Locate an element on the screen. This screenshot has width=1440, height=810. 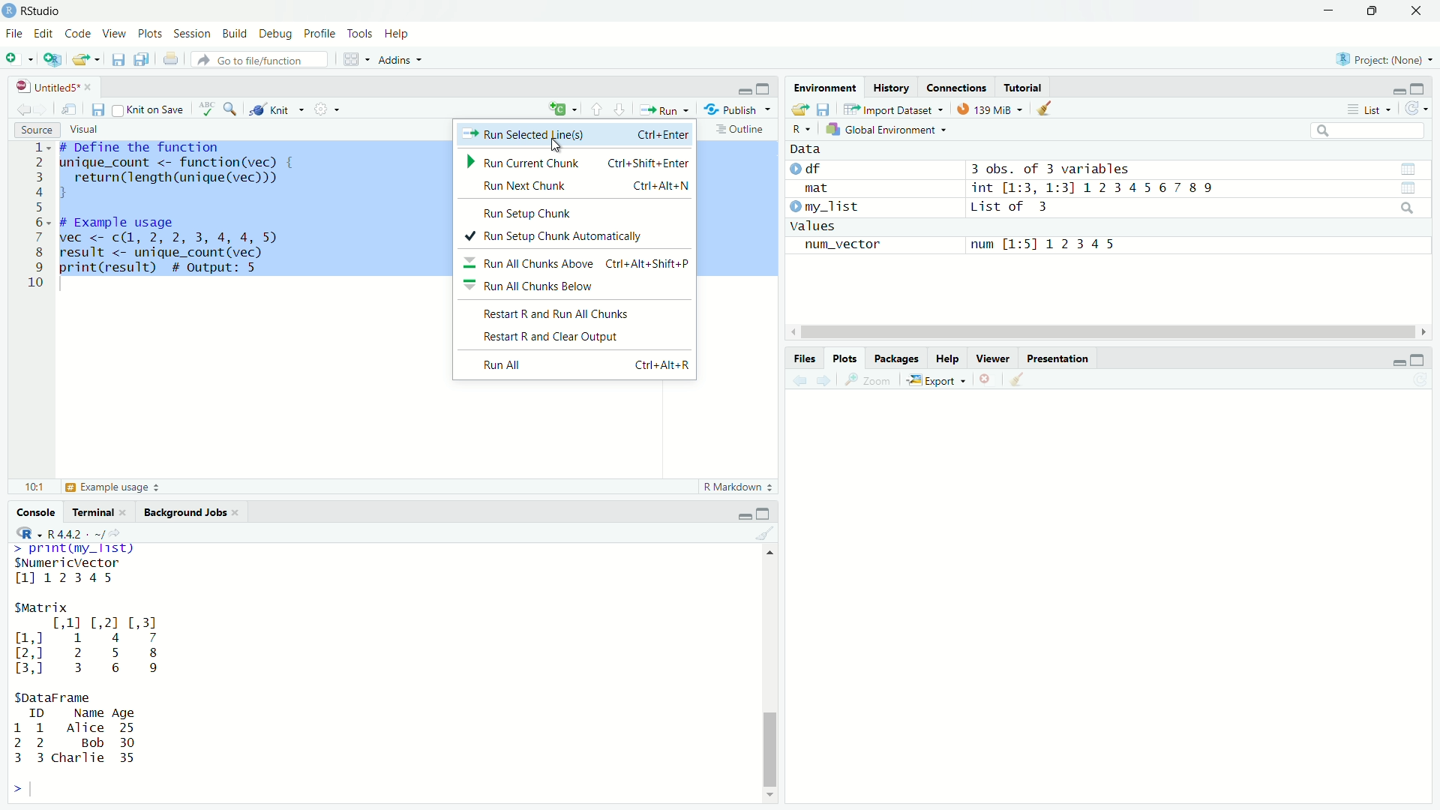
Ctri+AIt+R is located at coordinates (661, 364).